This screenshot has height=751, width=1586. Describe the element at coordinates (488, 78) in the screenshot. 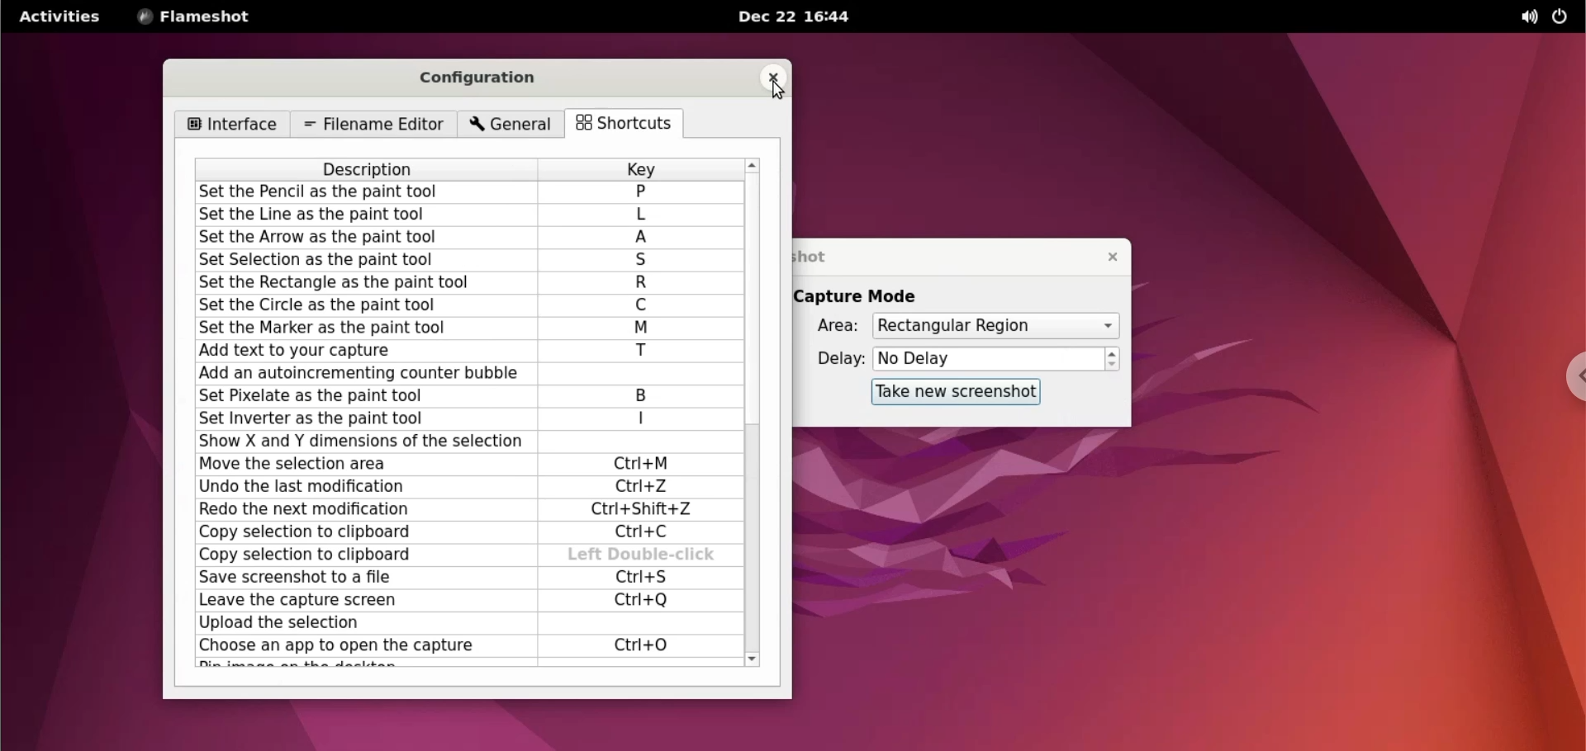

I see `configuration` at that location.